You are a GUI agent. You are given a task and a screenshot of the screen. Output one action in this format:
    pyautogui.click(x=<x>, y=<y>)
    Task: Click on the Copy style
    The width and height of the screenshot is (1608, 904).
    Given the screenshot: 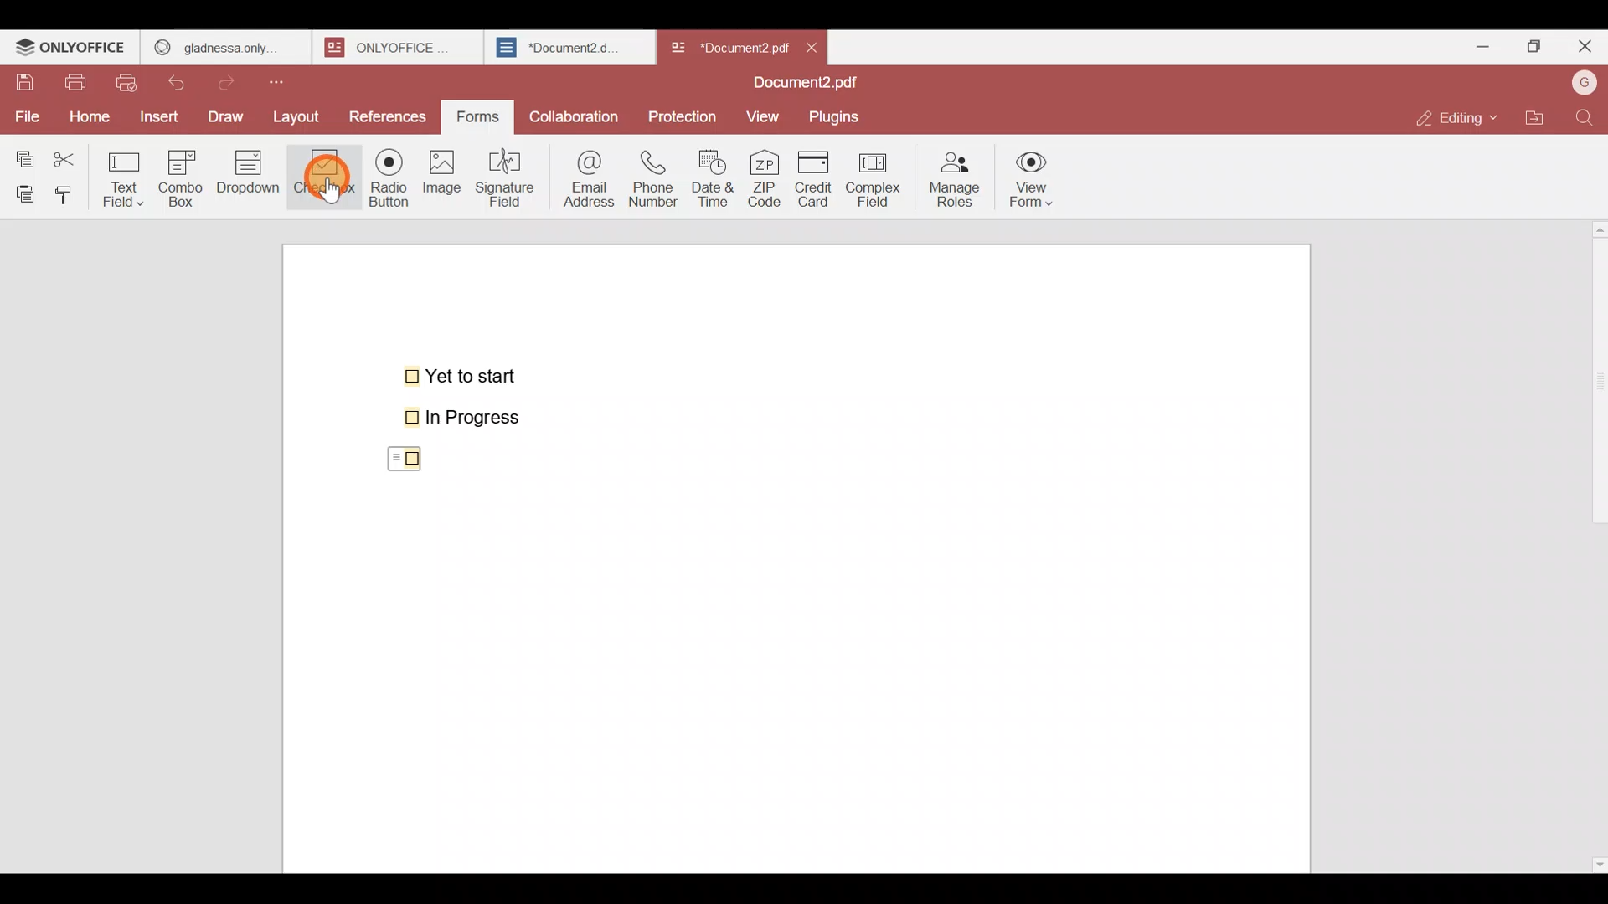 What is the action you would take?
    pyautogui.click(x=70, y=191)
    